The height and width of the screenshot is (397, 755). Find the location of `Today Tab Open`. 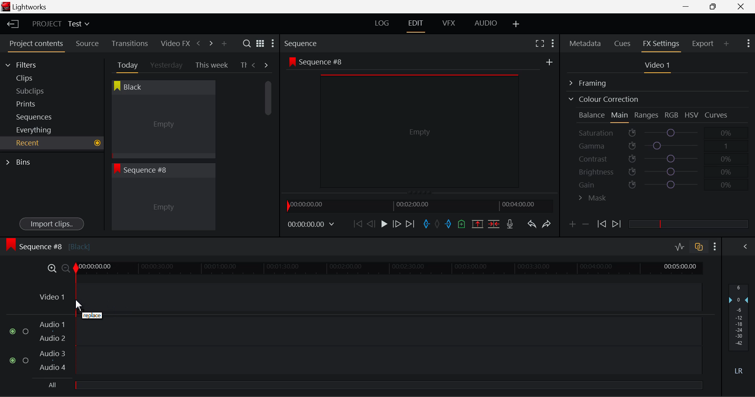

Today Tab Open is located at coordinates (126, 65).